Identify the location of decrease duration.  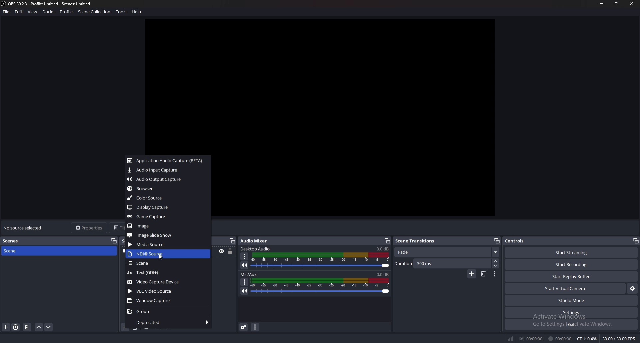
(496, 265).